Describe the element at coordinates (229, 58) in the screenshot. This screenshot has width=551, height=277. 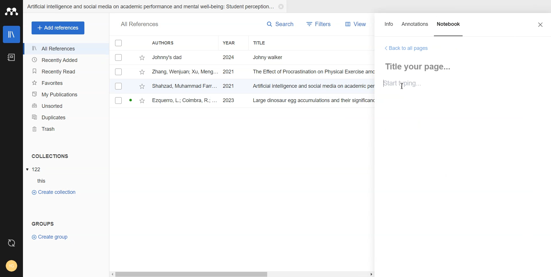
I see `2024` at that location.